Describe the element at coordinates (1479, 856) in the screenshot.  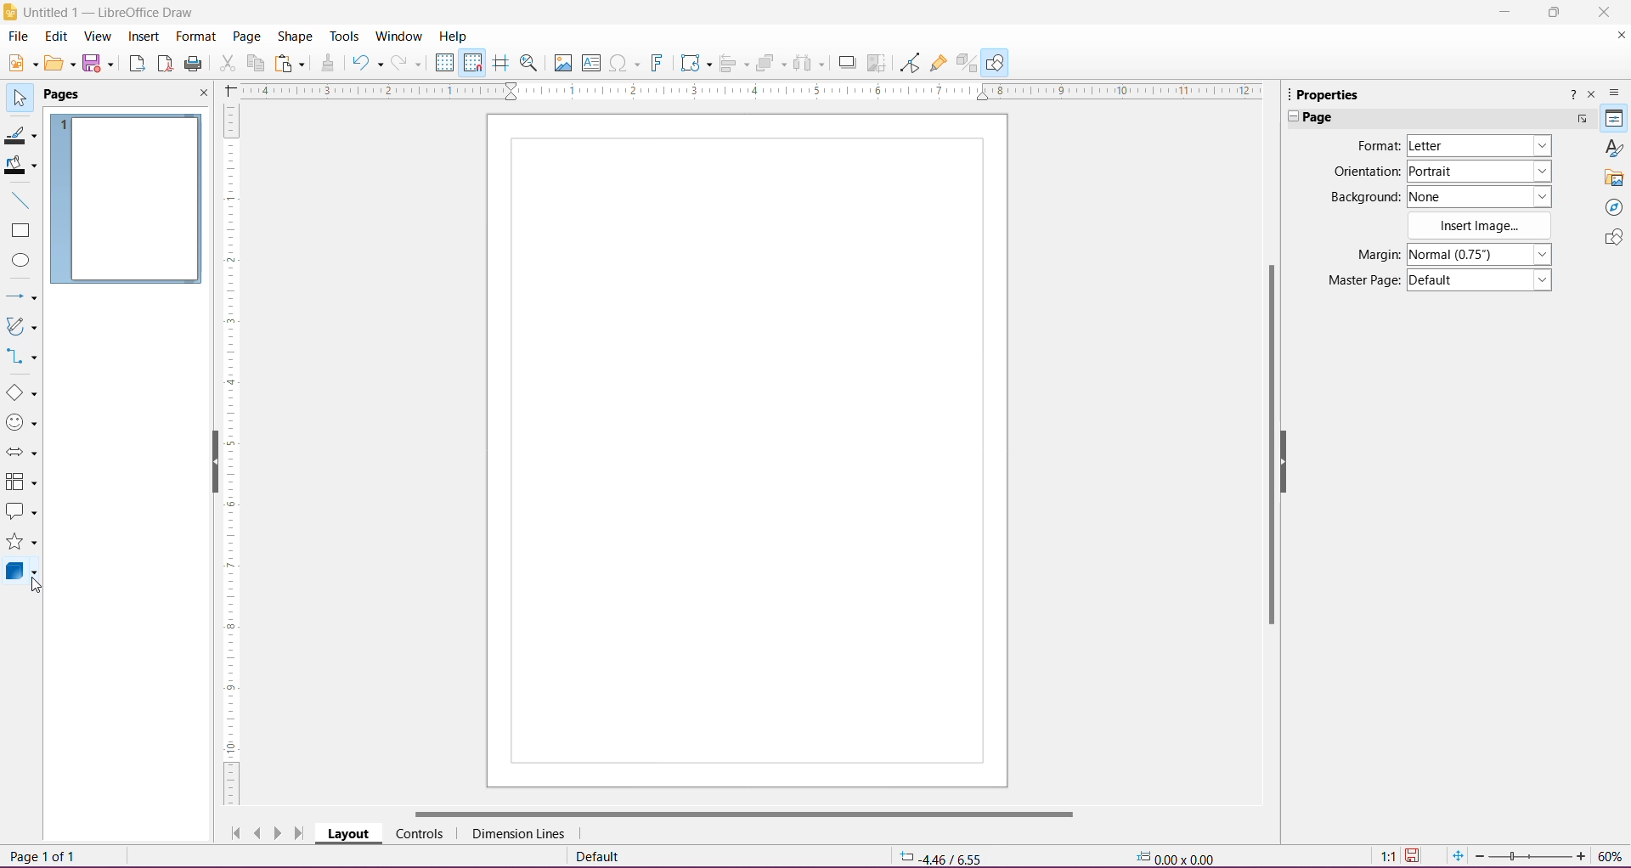
I see `Zoom Out` at that location.